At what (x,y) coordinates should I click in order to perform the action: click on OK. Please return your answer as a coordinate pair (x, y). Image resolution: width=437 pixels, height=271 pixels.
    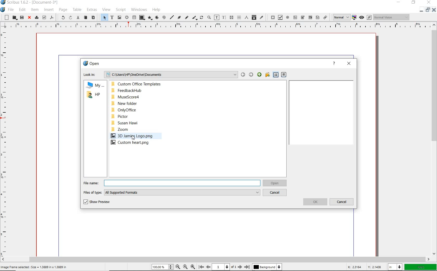
    Looking at the image, I should click on (314, 202).